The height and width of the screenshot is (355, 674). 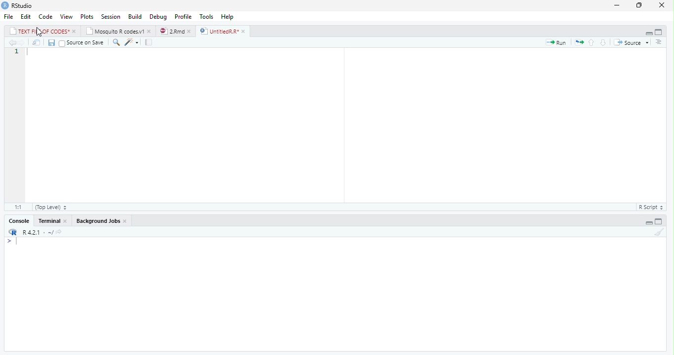 What do you see at coordinates (647, 32) in the screenshot?
I see `Hide` at bounding box center [647, 32].